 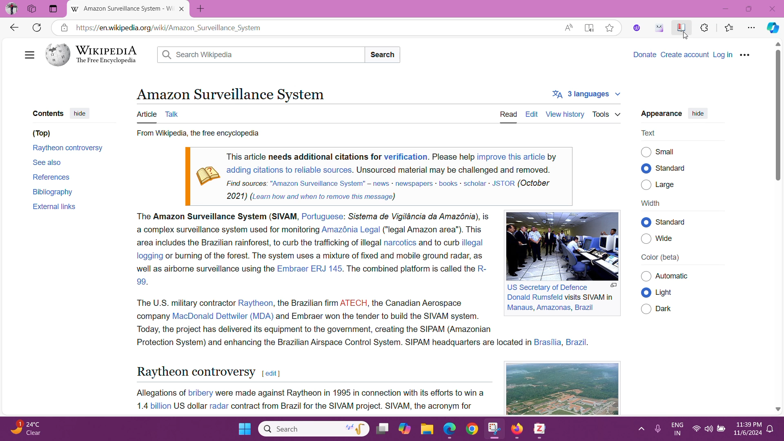 What do you see at coordinates (646, 184) in the screenshot?
I see `Unselected` at bounding box center [646, 184].